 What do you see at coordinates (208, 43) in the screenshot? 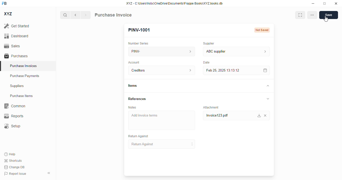
I see `supplier` at bounding box center [208, 43].